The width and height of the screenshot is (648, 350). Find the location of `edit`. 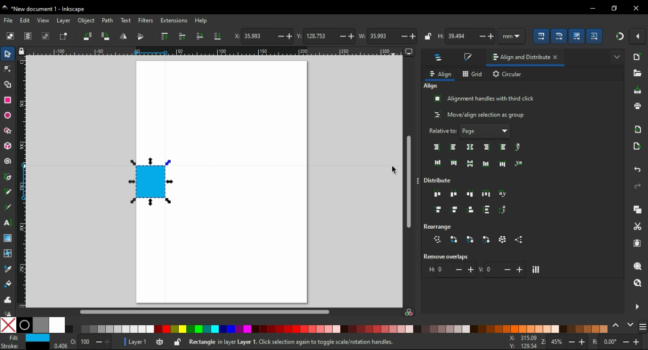

edit is located at coordinates (26, 20).